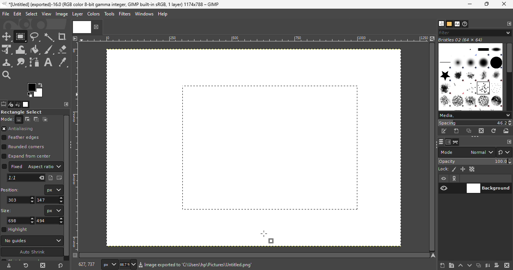 The width and height of the screenshot is (513, 270). I want to click on Brushes, so click(440, 24).